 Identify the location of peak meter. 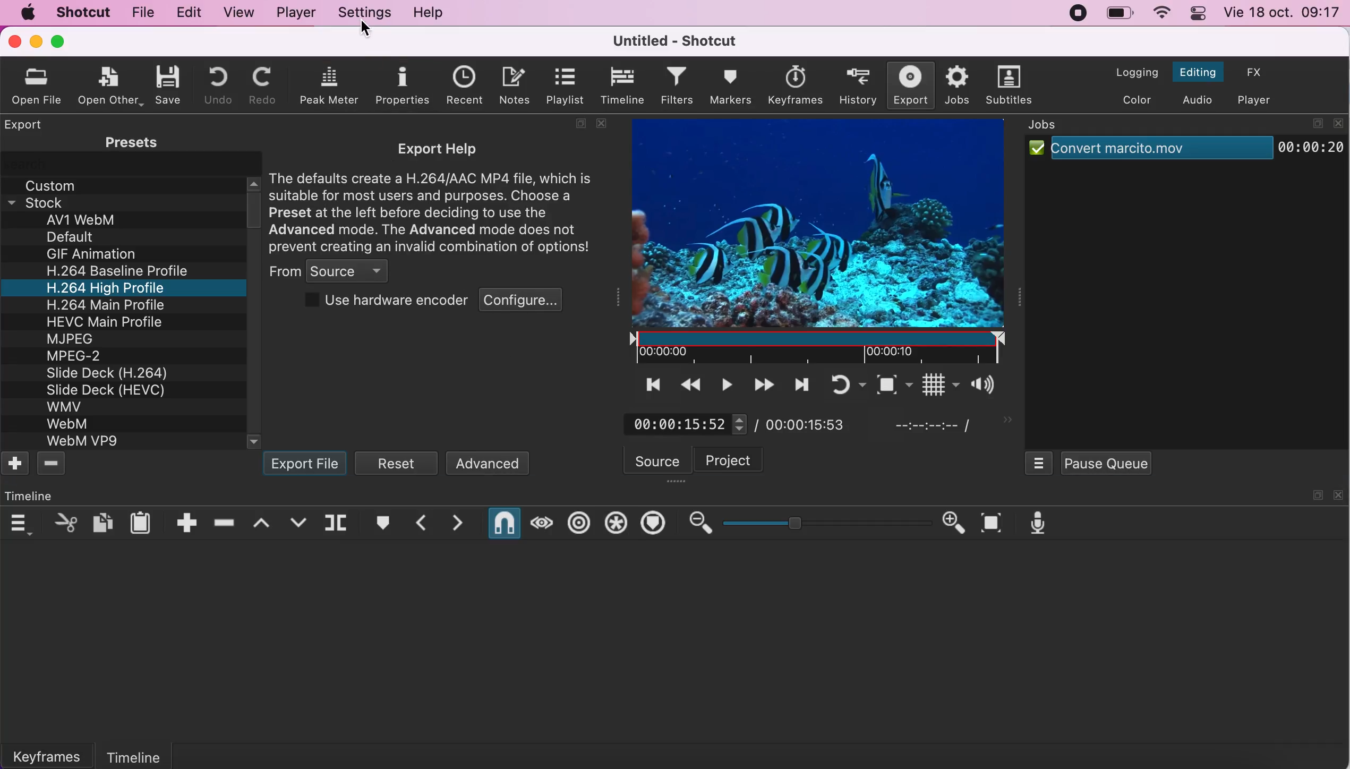
(329, 86).